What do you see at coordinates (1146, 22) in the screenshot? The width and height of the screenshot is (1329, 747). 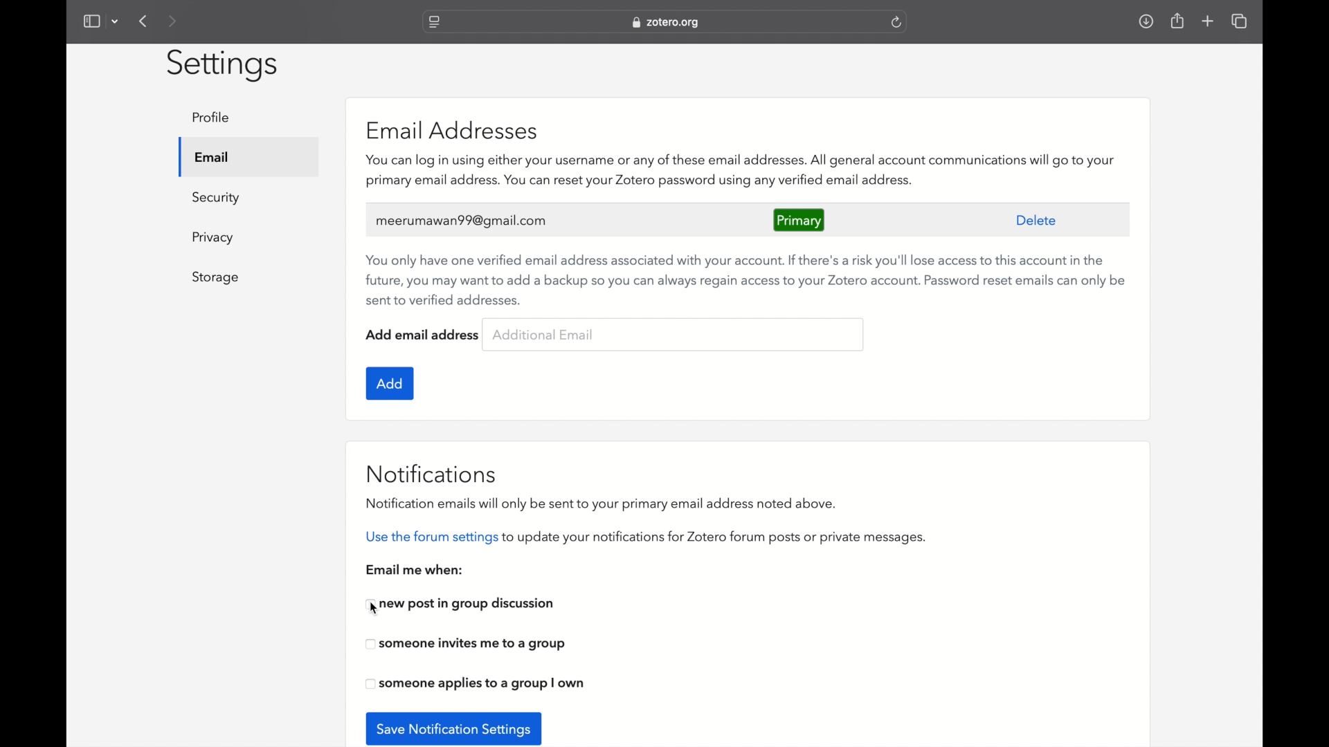 I see `downloads` at bounding box center [1146, 22].